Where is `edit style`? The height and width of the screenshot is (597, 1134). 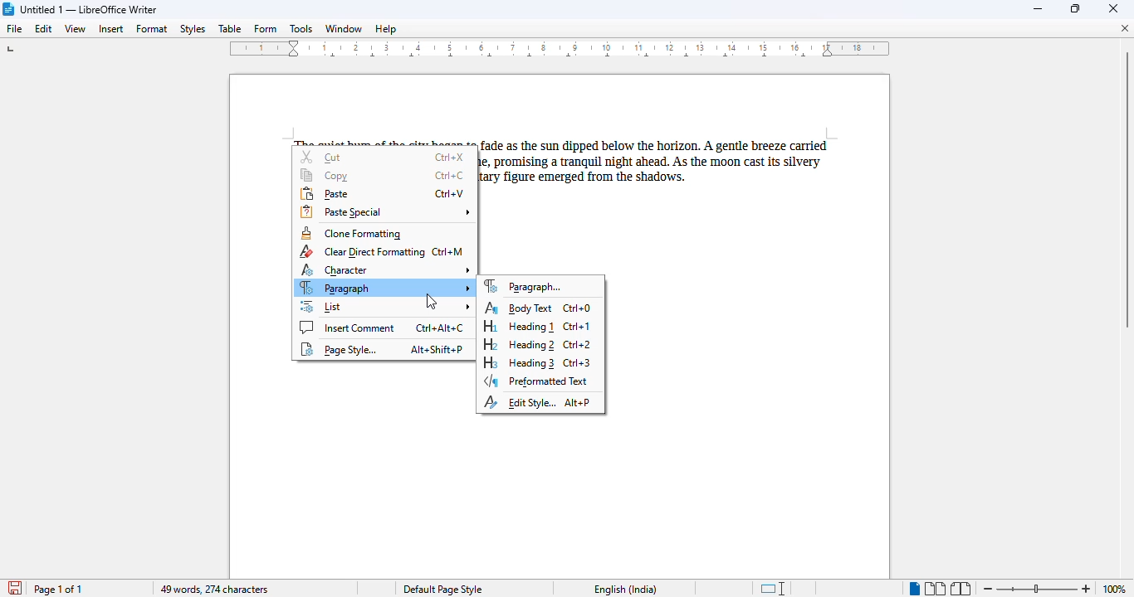 edit style is located at coordinates (537, 402).